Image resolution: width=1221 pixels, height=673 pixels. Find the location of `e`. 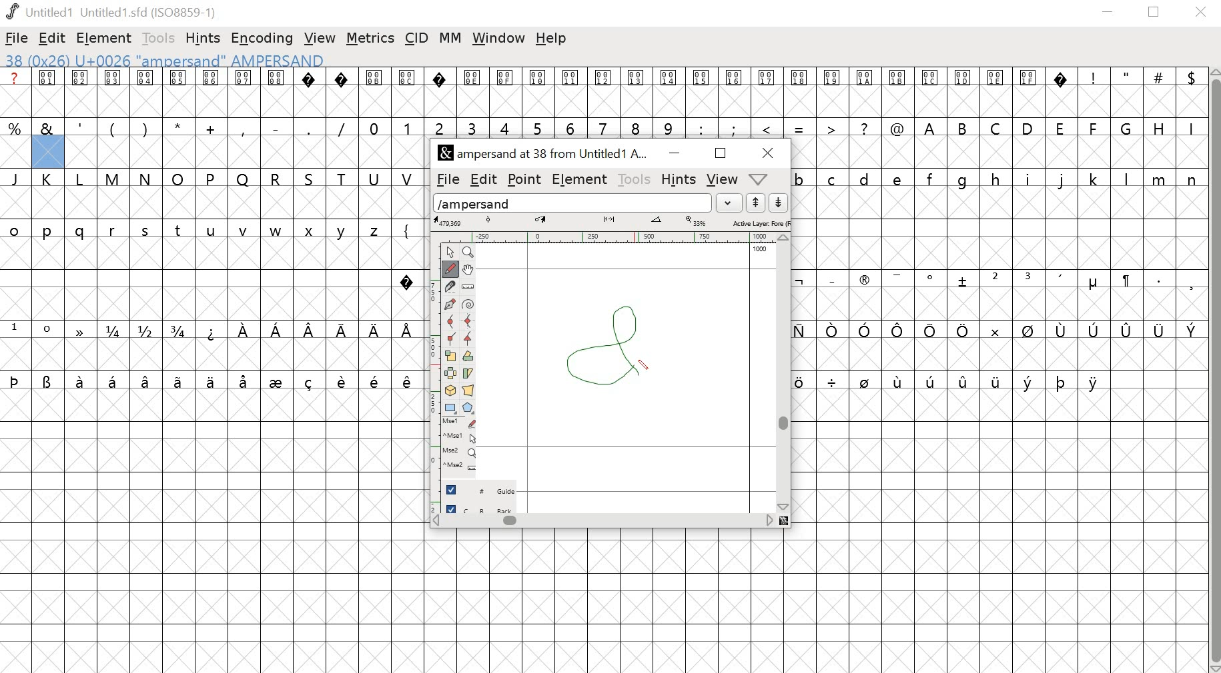

e is located at coordinates (899, 179).